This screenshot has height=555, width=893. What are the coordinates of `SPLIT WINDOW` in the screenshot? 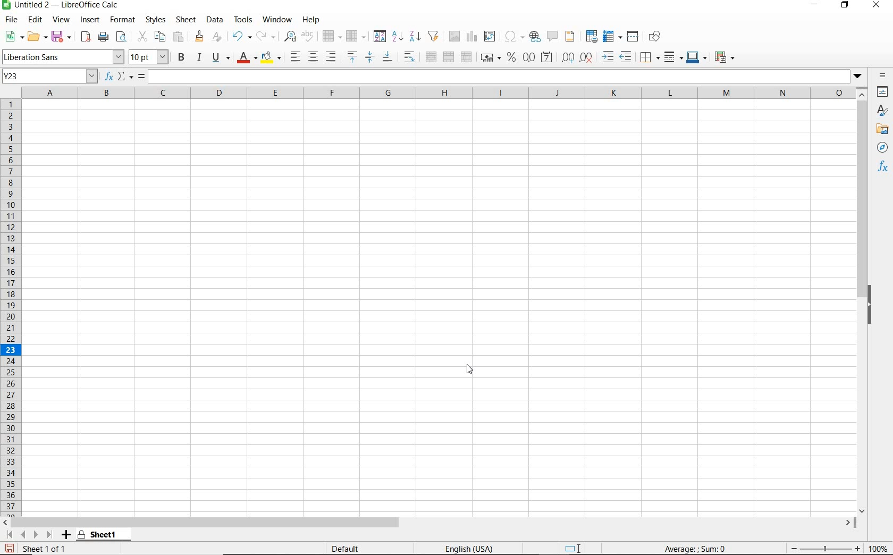 It's located at (632, 36).